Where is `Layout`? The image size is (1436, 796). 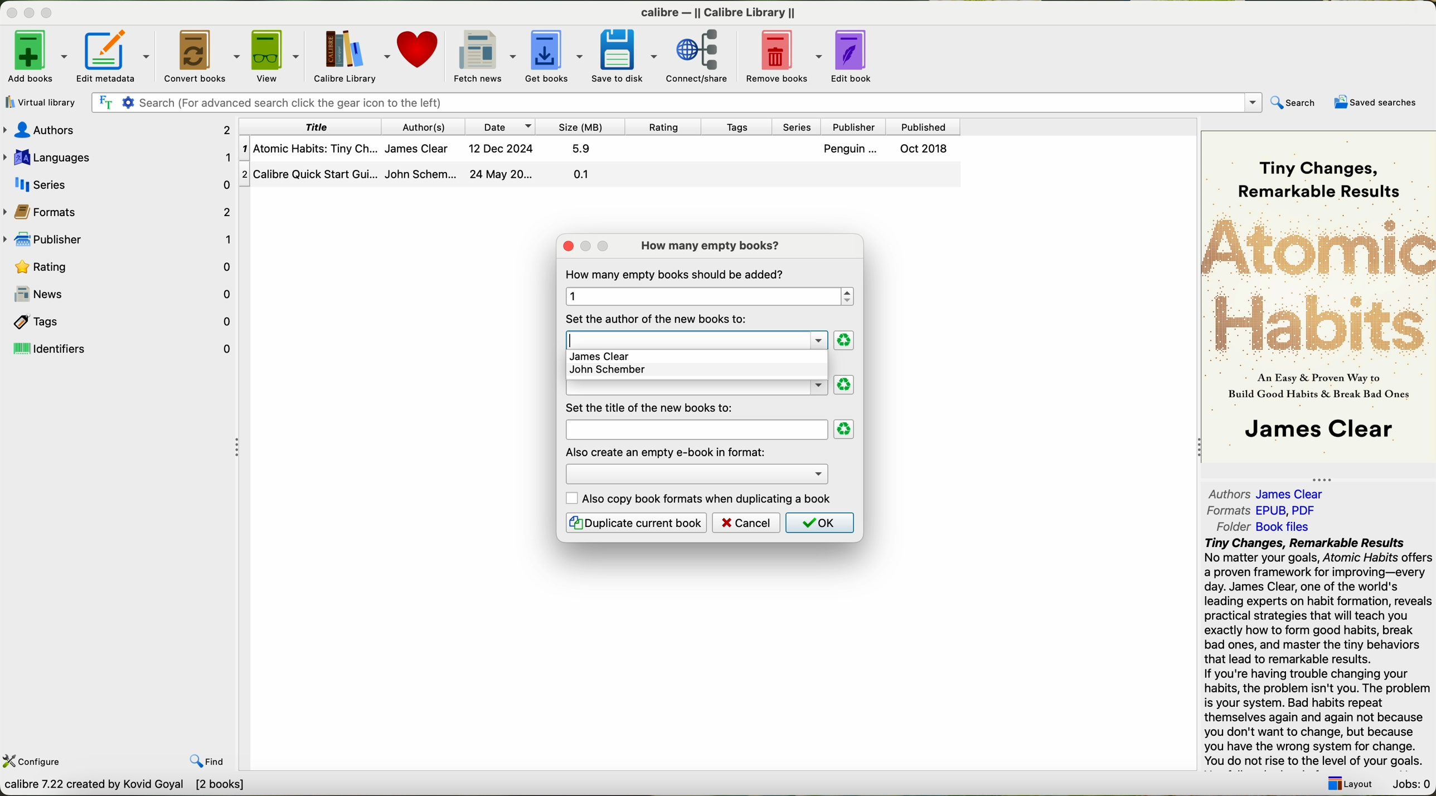 Layout is located at coordinates (1350, 784).